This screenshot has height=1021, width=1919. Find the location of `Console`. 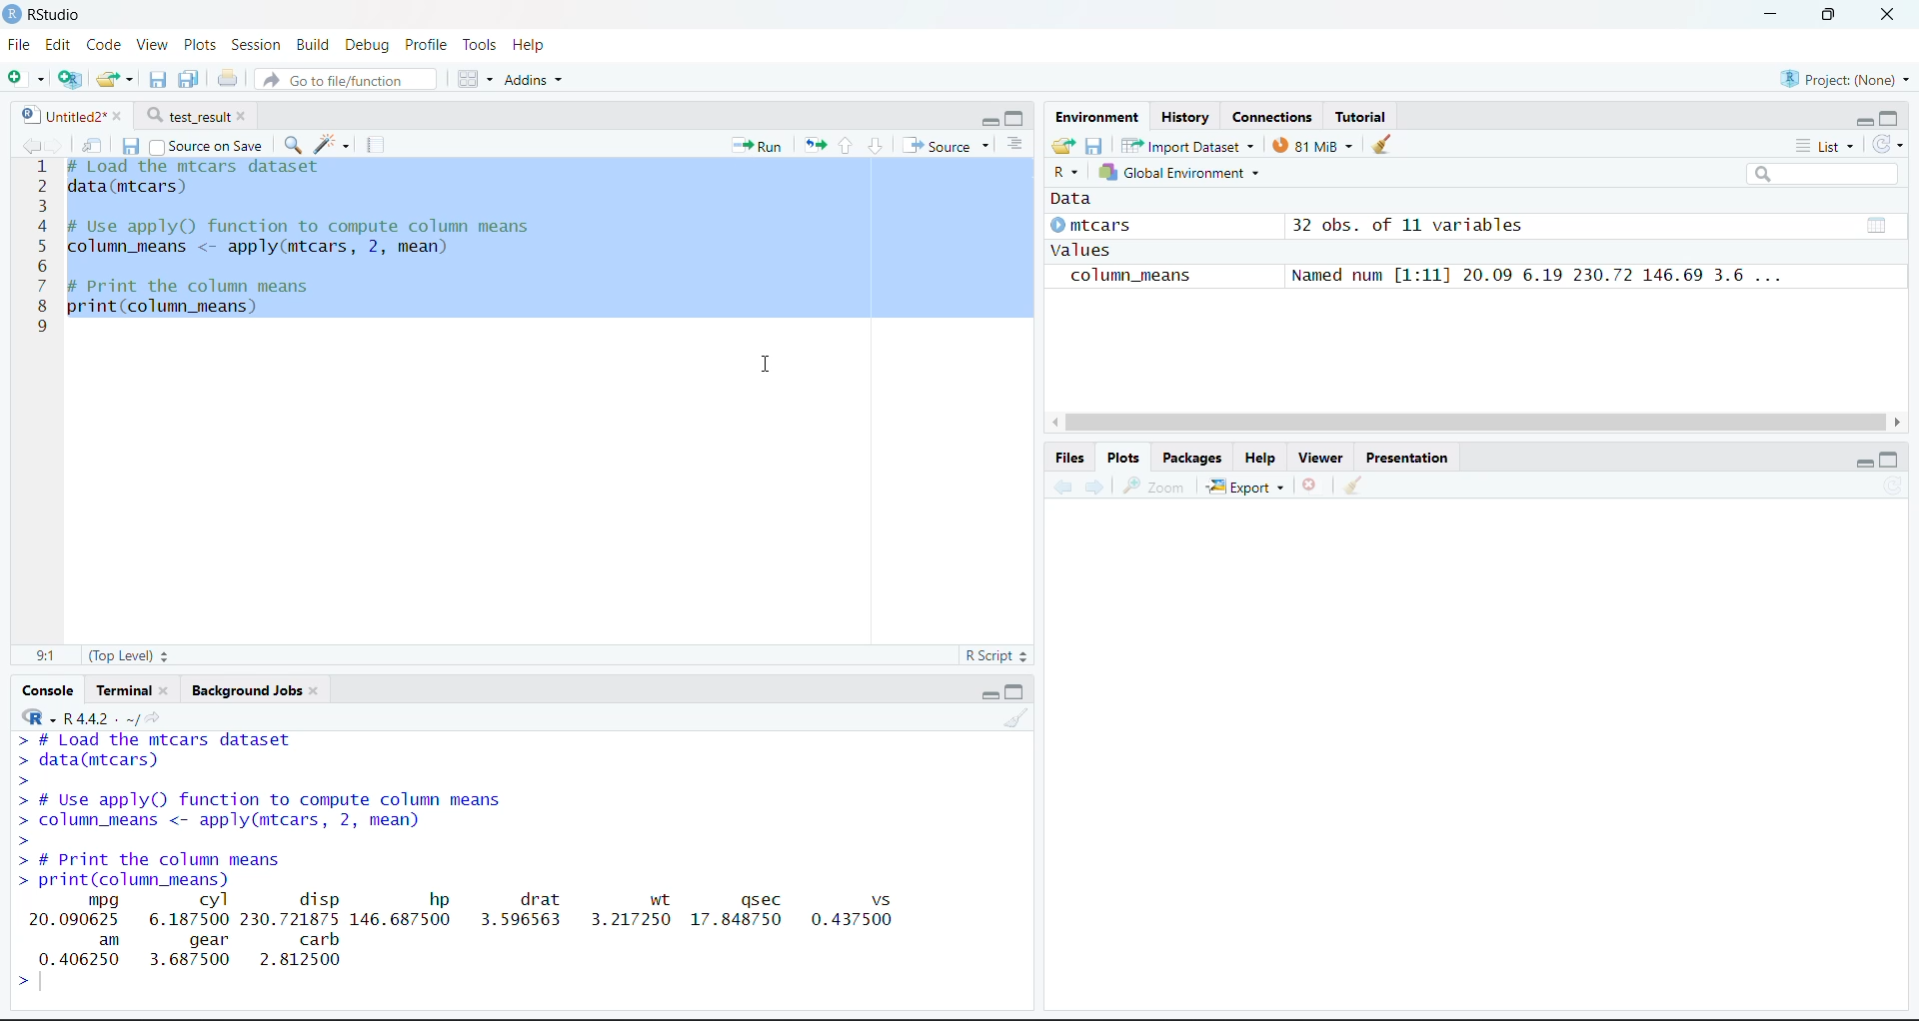

Console is located at coordinates (50, 691).